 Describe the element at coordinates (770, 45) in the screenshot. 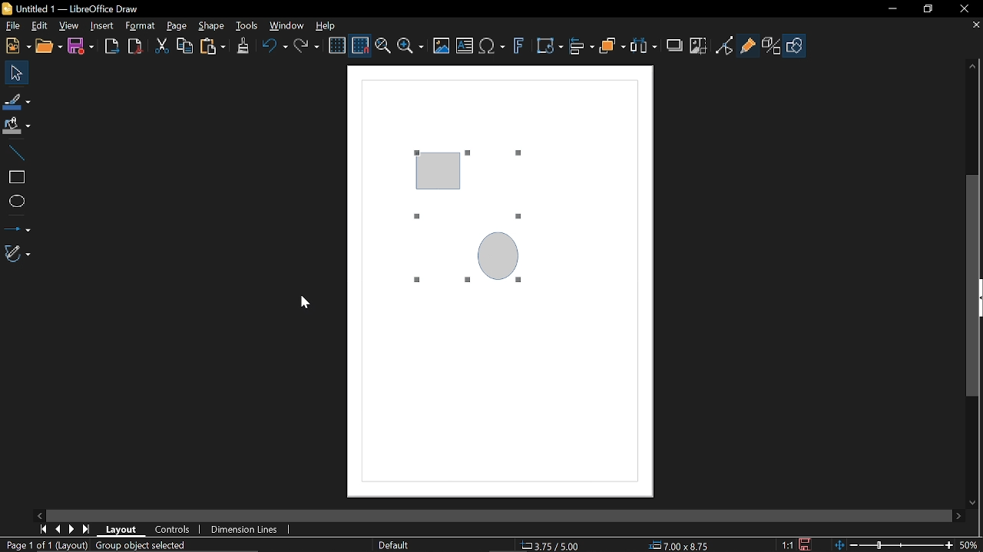

I see `Toggle extrusion` at that location.